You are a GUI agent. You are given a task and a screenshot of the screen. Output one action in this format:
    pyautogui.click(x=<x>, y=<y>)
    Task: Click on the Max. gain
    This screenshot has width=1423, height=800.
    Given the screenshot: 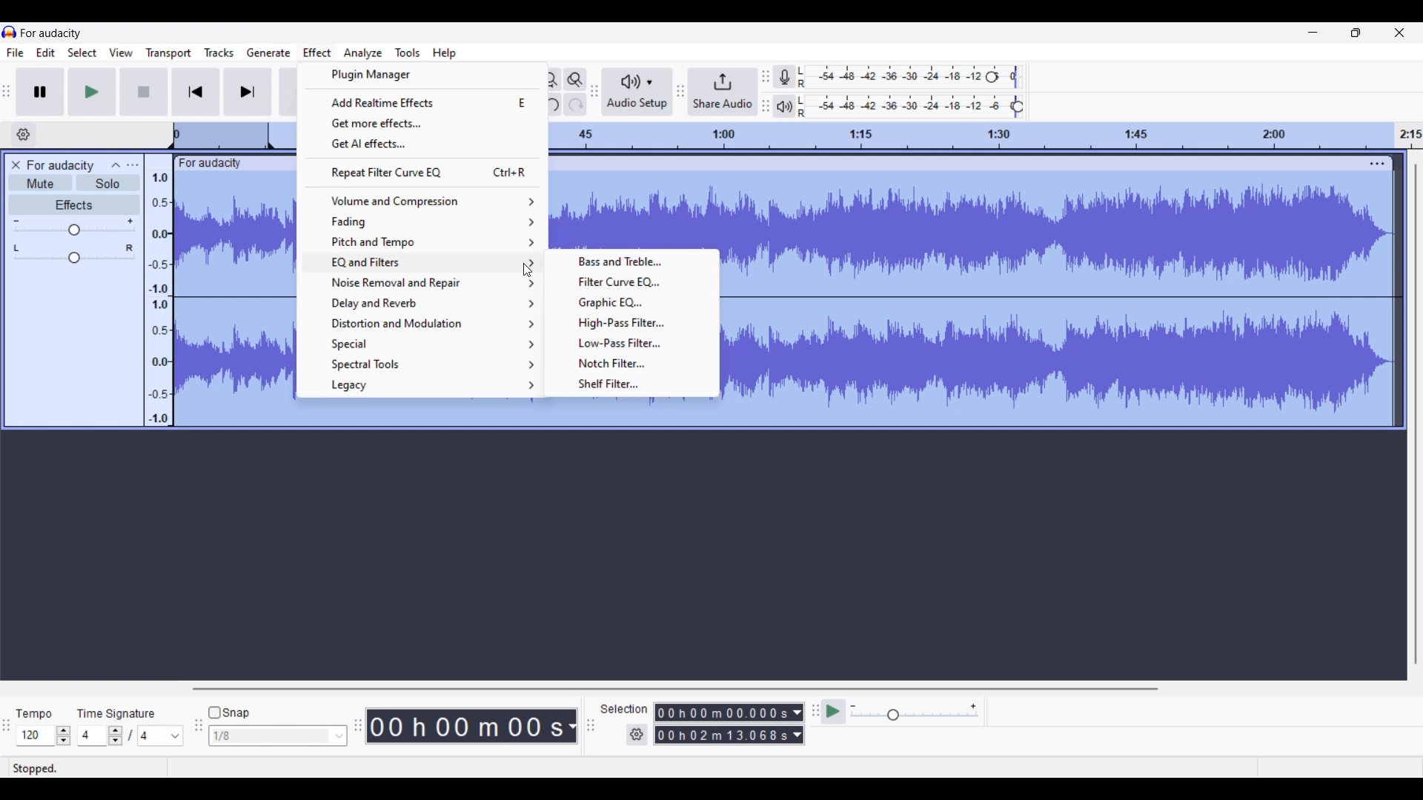 What is the action you would take?
    pyautogui.click(x=130, y=221)
    